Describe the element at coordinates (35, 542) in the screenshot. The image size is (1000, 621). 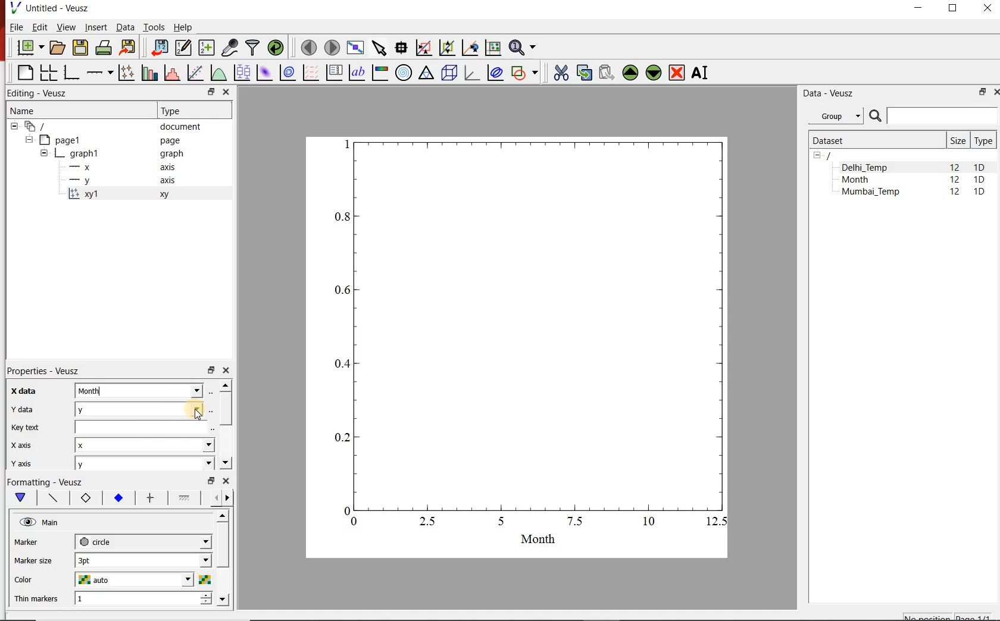
I see `marker` at that location.